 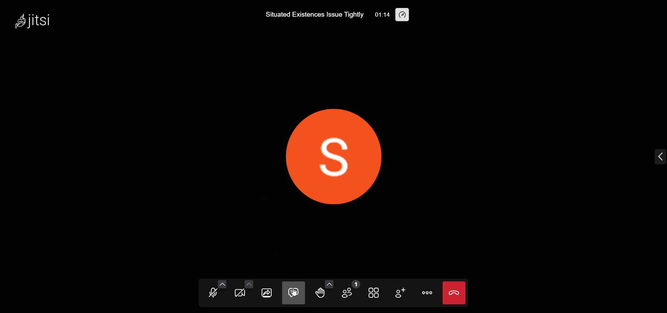 I want to click on Jitsi, so click(x=38, y=19).